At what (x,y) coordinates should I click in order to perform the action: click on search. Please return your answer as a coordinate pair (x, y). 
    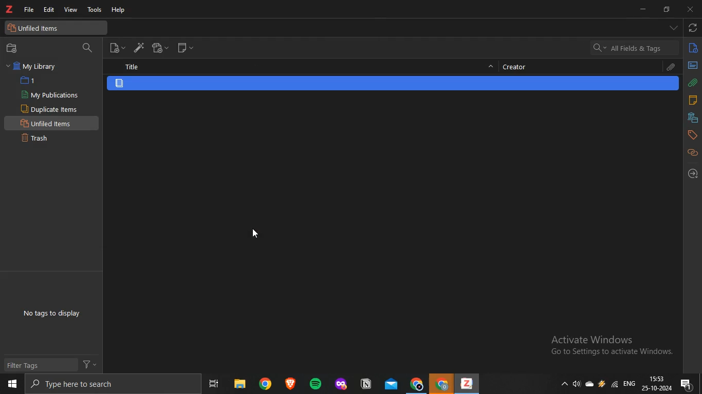
    Looking at the image, I should click on (108, 384).